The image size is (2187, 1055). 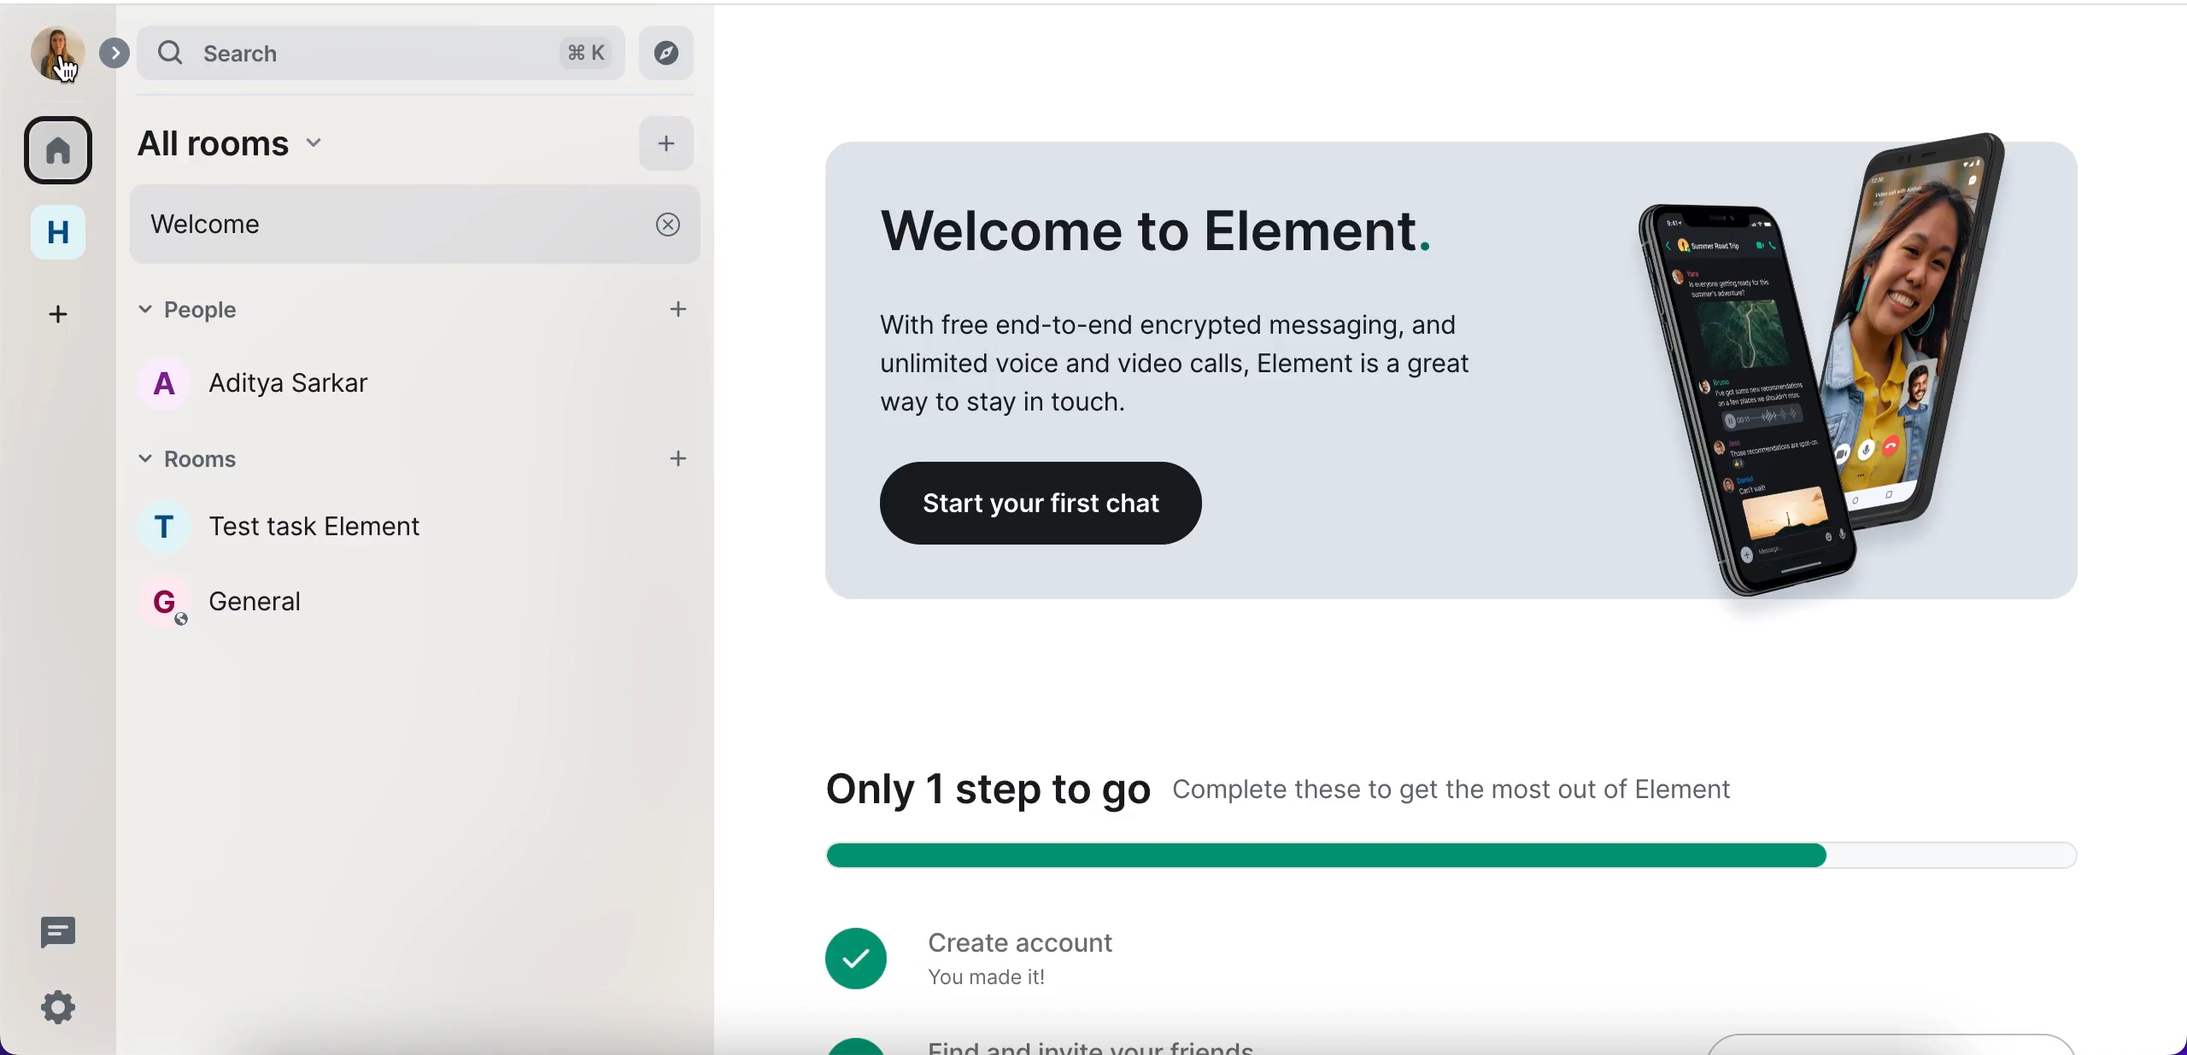 What do you see at coordinates (1457, 856) in the screenshot?
I see `Step counter` at bounding box center [1457, 856].